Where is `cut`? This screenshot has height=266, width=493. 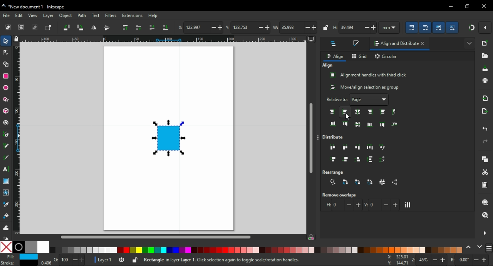
cut is located at coordinates (485, 171).